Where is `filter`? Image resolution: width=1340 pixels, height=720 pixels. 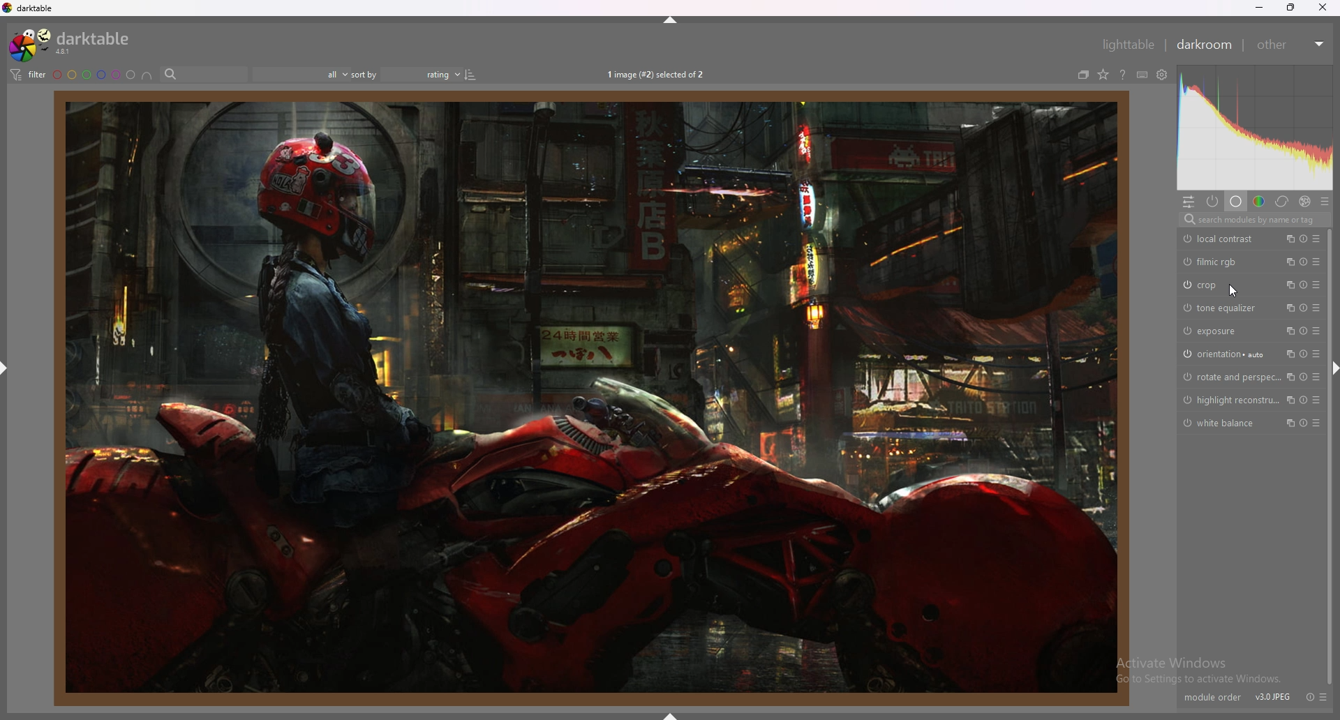
filter is located at coordinates (28, 75).